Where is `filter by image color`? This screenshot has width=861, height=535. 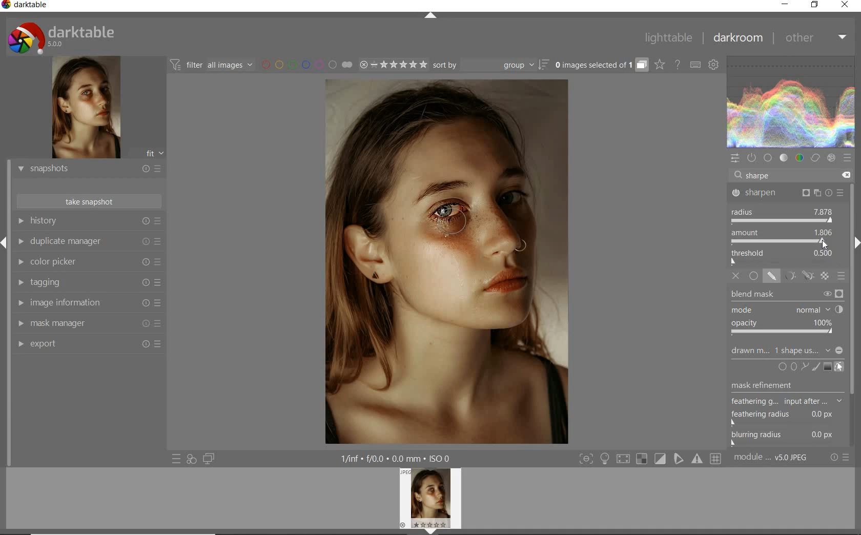
filter by image color is located at coordinates (306, 66).